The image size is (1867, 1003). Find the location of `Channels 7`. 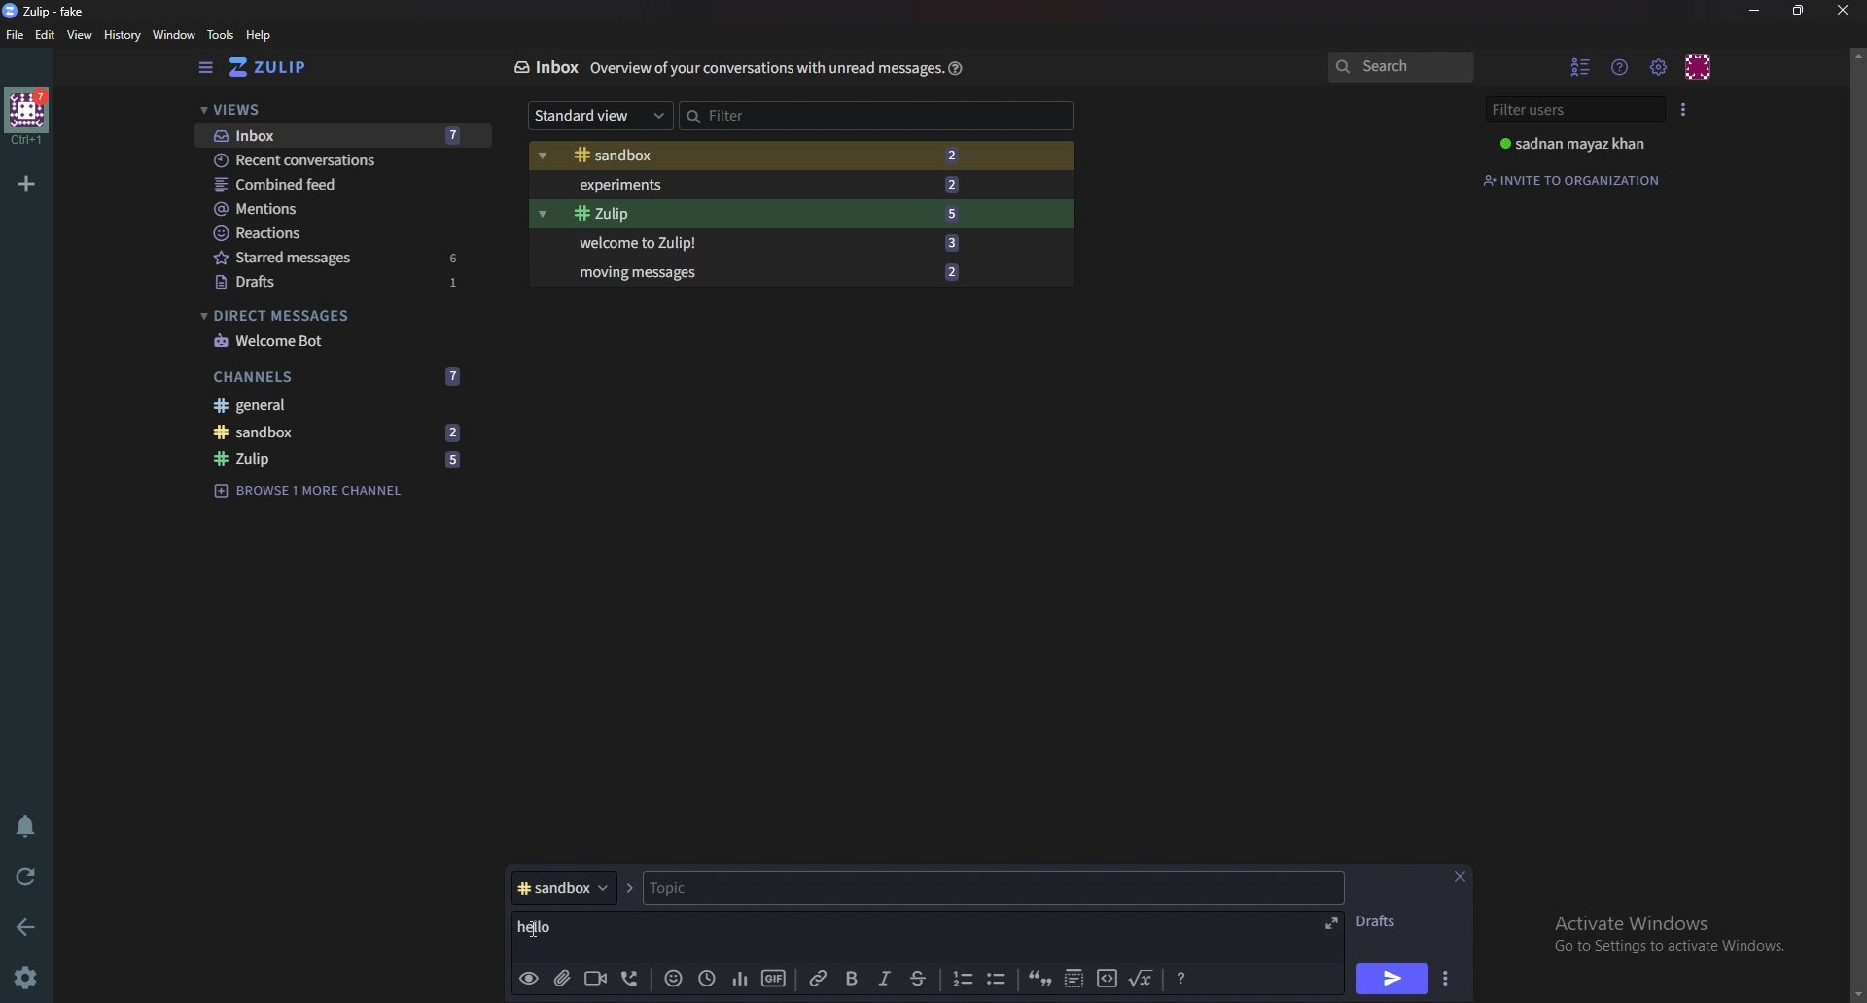

Channels 7 is located at coordinates (336, 377).